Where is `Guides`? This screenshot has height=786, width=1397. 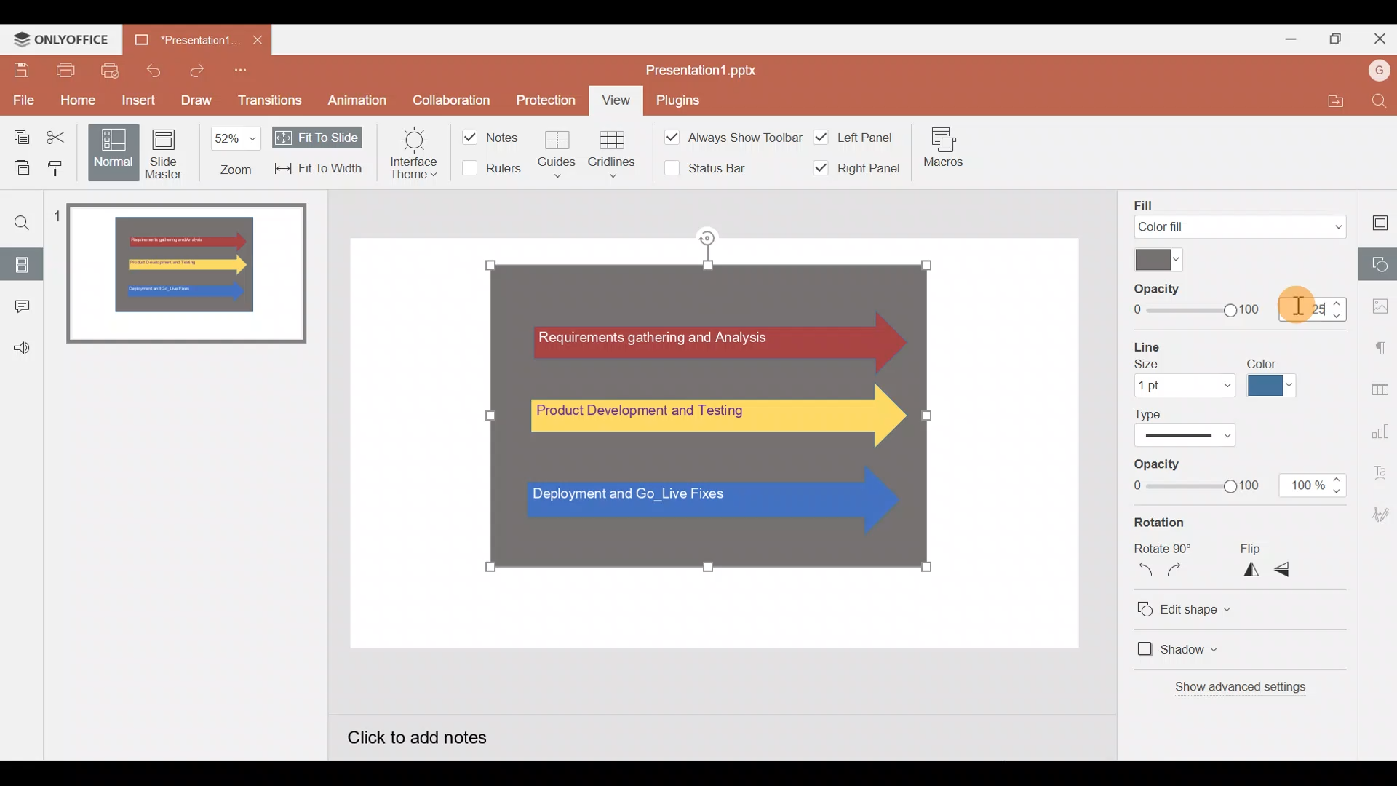 Guides is located at coordinates (560, 151).